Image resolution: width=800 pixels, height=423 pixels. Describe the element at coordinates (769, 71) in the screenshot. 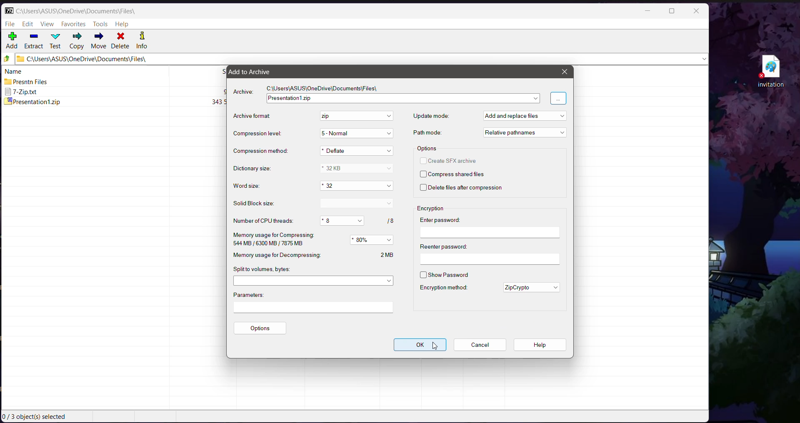

I see `File on Desktop` at that location.